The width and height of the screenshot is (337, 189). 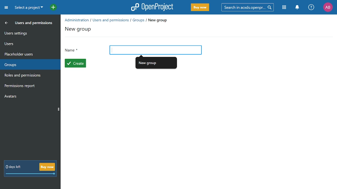 I want to click on Name *, so click(x=72, y=51).